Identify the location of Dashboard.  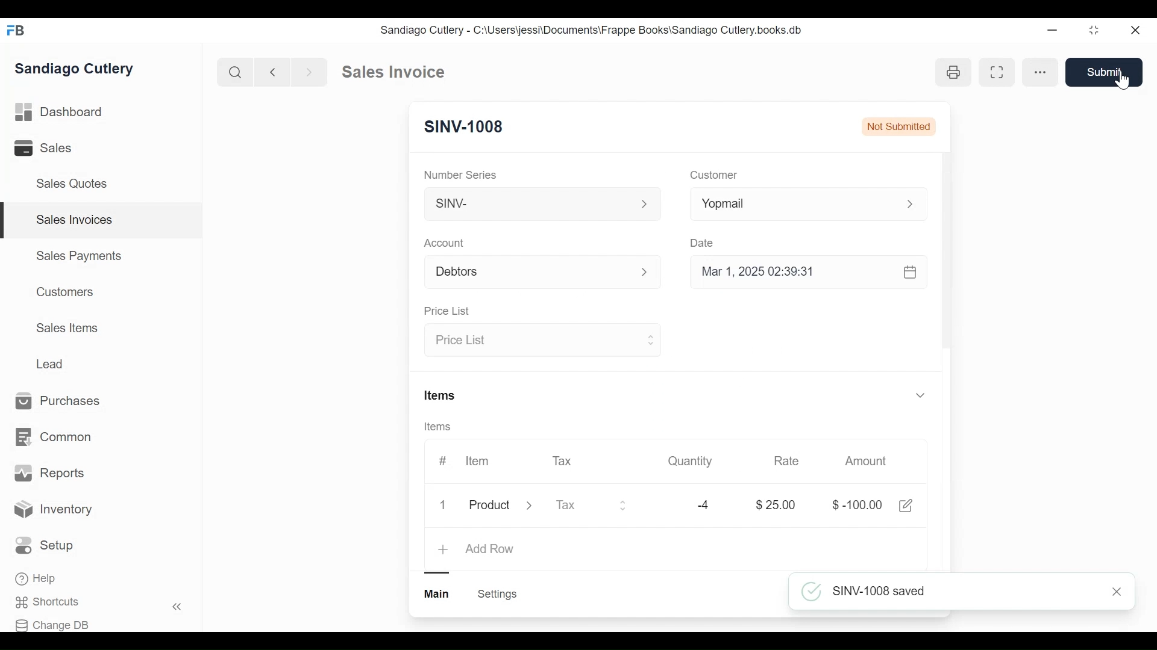
(58, 112).